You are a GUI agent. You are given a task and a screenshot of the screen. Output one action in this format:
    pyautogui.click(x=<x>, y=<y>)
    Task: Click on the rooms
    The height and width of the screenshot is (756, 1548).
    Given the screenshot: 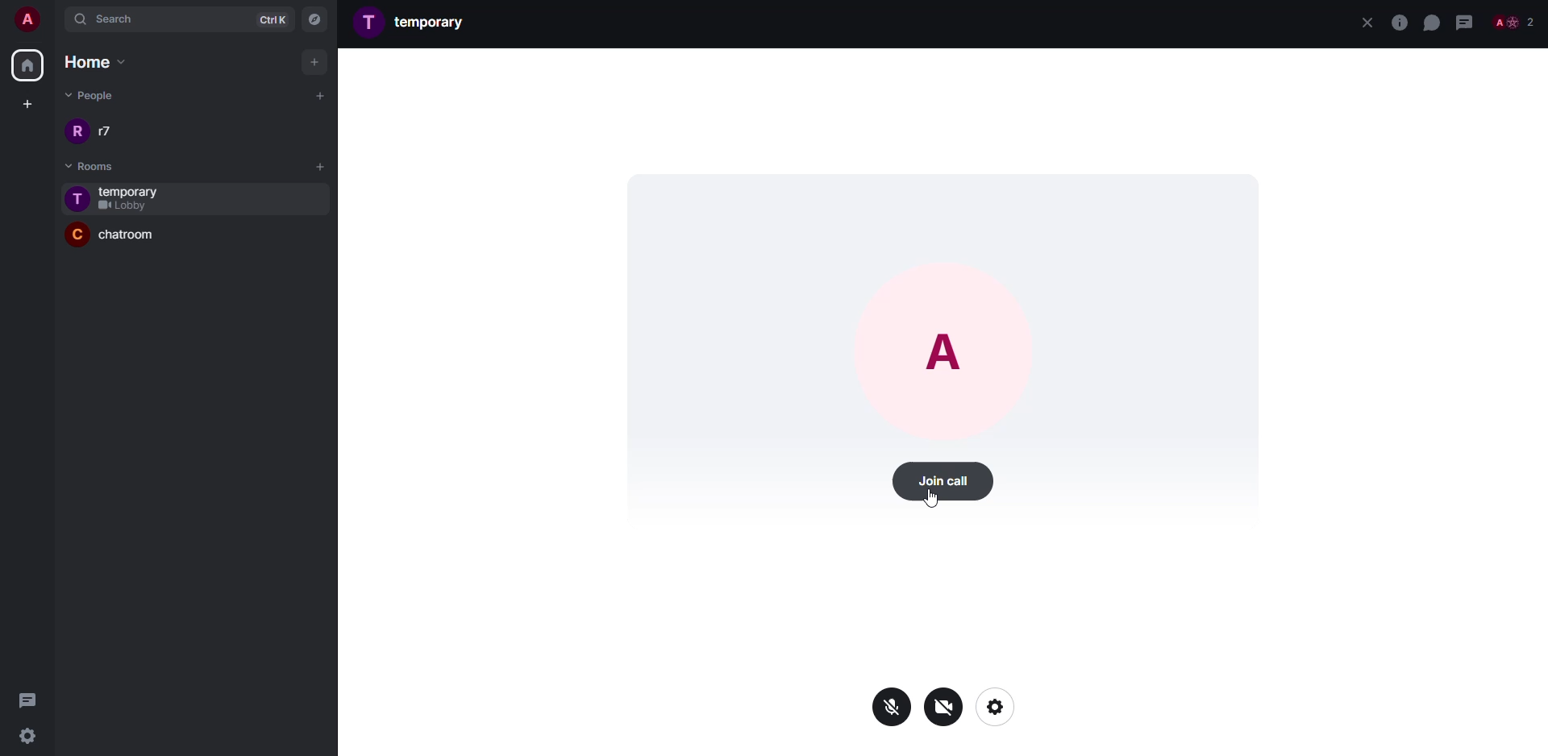 What is the action you would take?
    pyautogui.click(x=81, y=166)
    